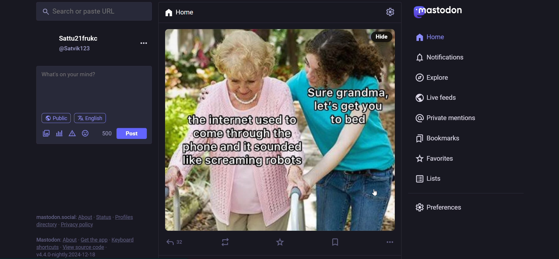 This screenshot has height=259, width=559. I want to click on preferences, so click(442, 207).